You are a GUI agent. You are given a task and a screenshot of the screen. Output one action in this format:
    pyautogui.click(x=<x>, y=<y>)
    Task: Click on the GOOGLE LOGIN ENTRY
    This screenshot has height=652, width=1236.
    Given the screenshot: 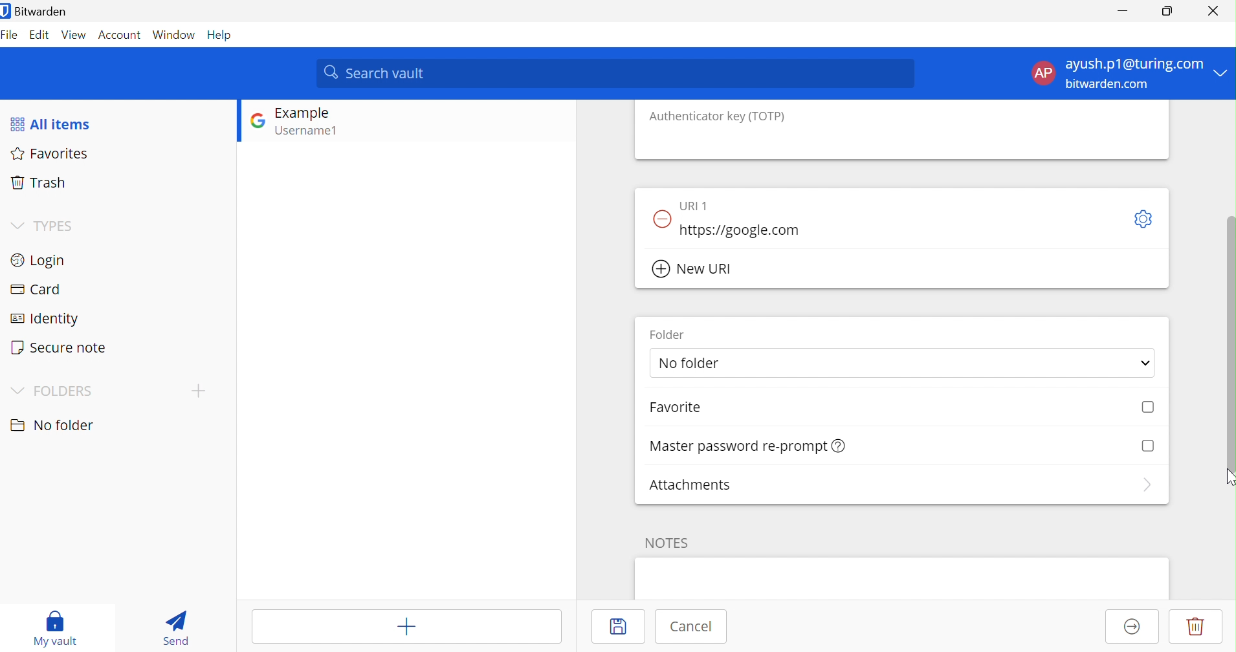 What is the action you would take?
    pyautogui.click(x=322, y=124)
    